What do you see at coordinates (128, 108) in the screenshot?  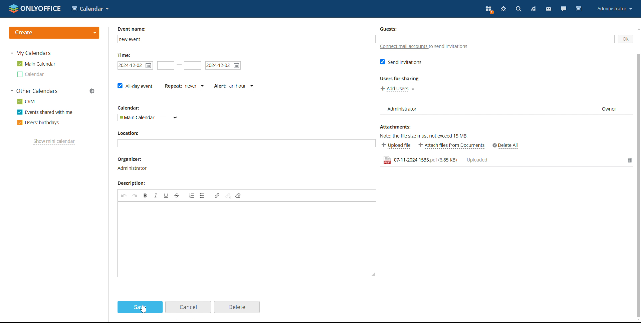 I see `calendar` at bounding box center [128, 108].